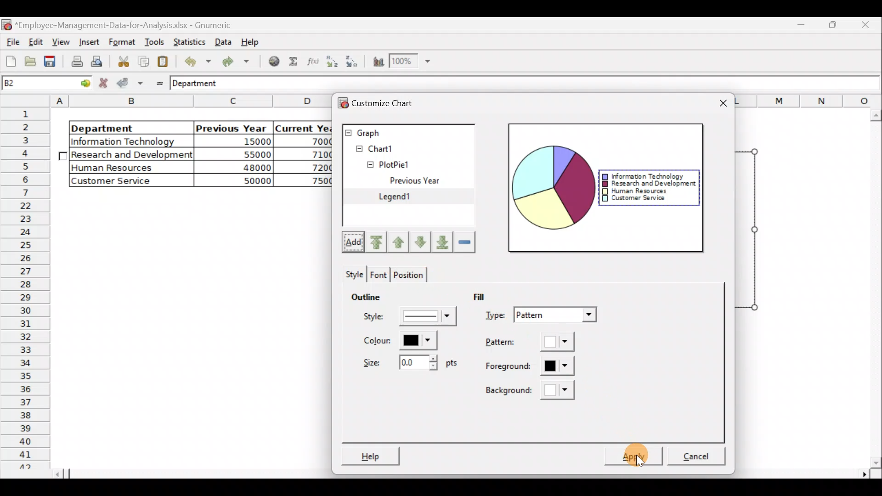 This screenshot has width=882, height=496. I want to click on Create a new workbook, so click(11, 61).